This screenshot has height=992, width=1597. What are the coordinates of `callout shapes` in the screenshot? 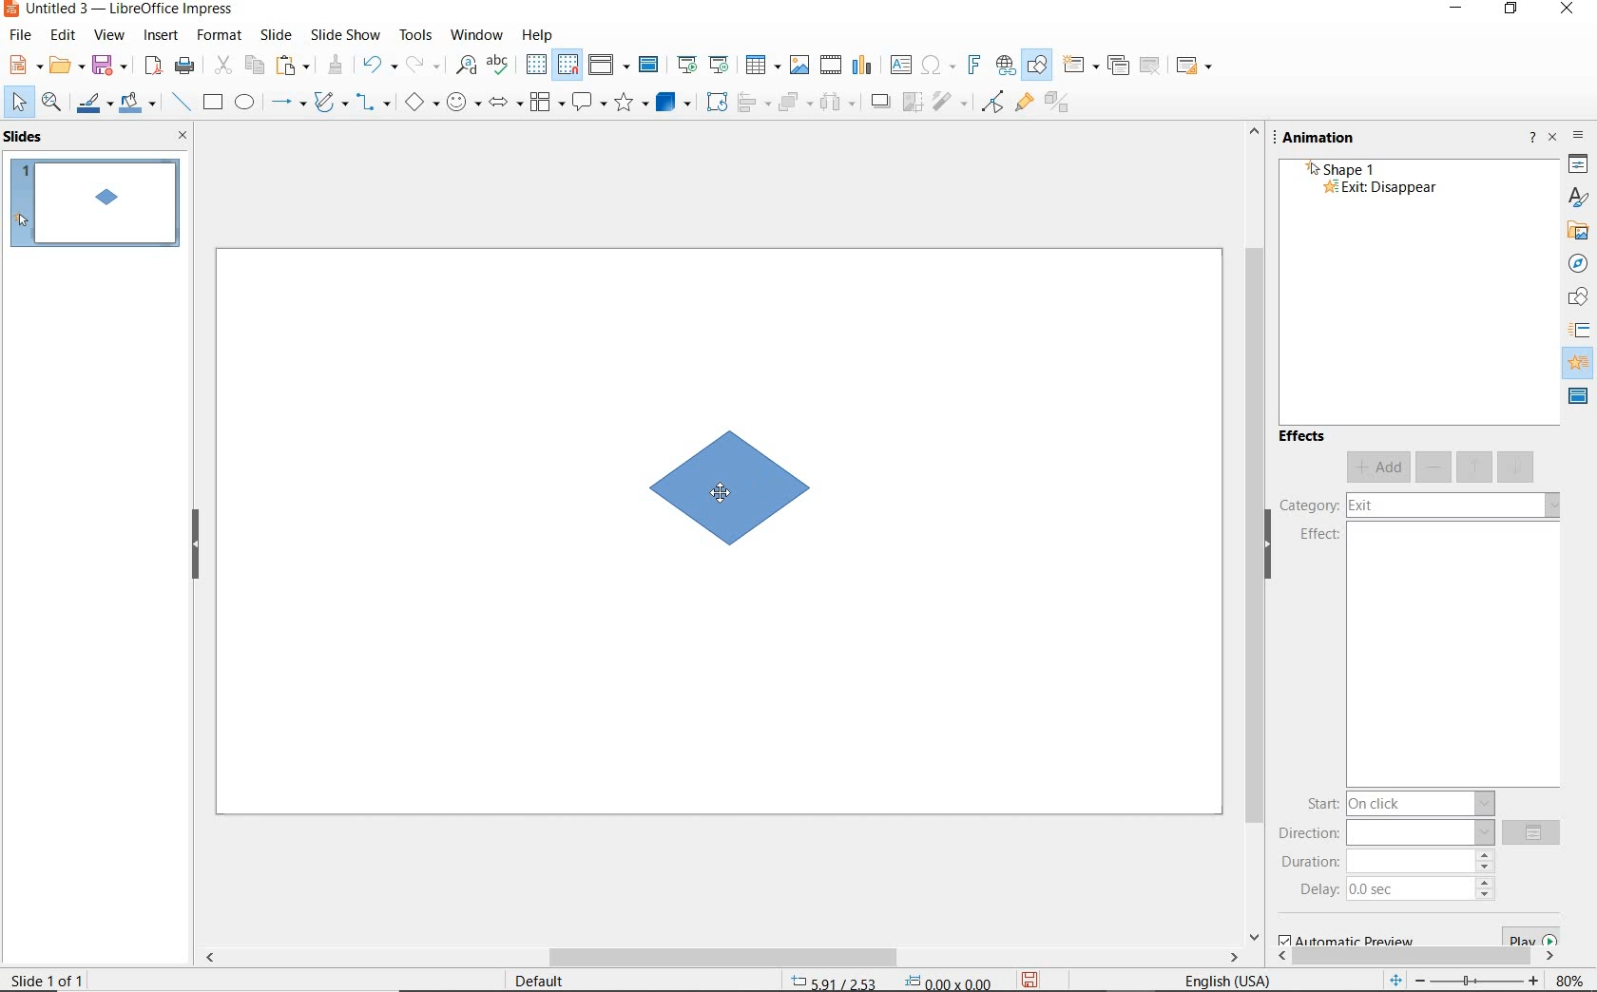 It's located at (589, 102).